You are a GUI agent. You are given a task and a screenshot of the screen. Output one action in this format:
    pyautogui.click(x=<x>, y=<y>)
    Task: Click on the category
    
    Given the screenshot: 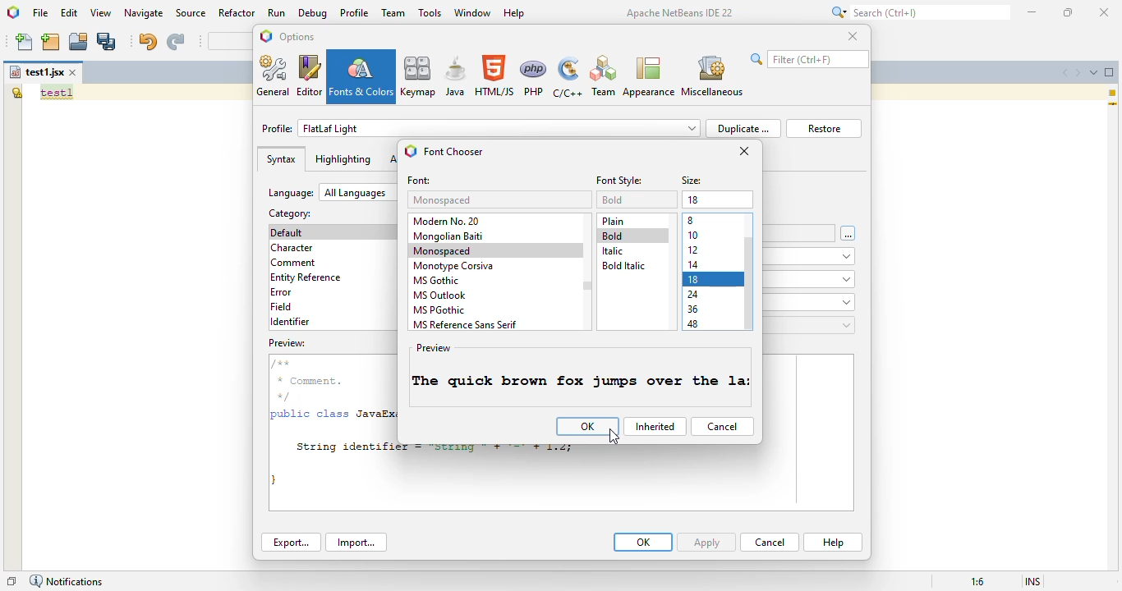 What is the action you would take?
    pyautogui.click(x=290, y=213)
    